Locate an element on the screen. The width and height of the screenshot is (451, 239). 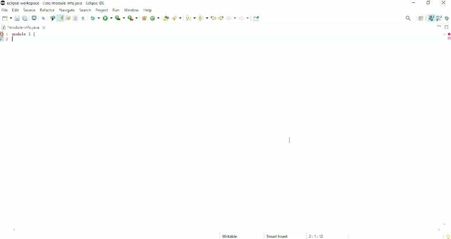
New java package is located at coordinates (144, 18).